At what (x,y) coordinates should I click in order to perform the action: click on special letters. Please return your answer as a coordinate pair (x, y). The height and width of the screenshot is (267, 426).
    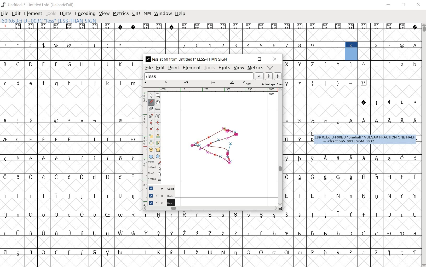
    Looking at the image, I should click on (376, 120).